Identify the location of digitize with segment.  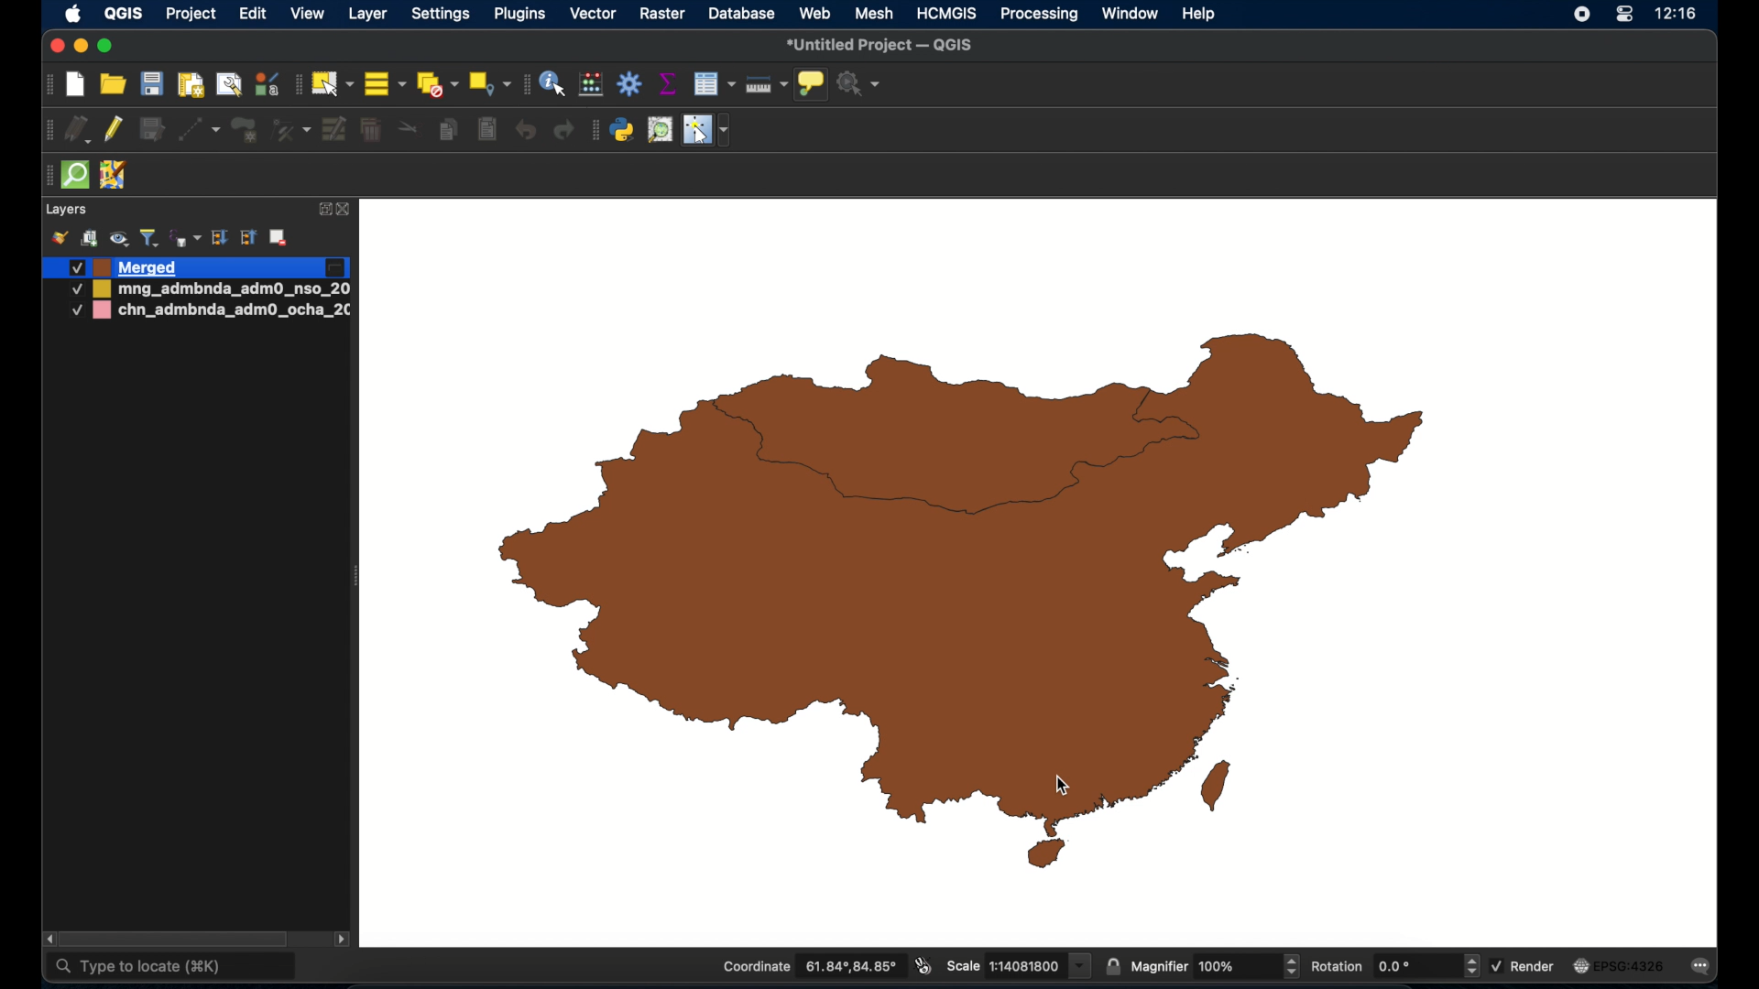
(198, 128).